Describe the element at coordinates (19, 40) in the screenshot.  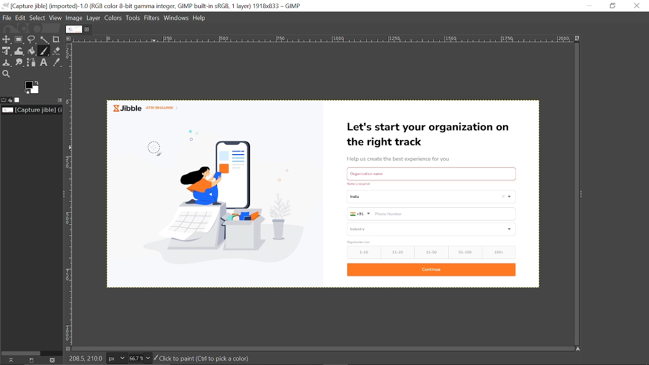
I see `Rectangular select tool` at that location.